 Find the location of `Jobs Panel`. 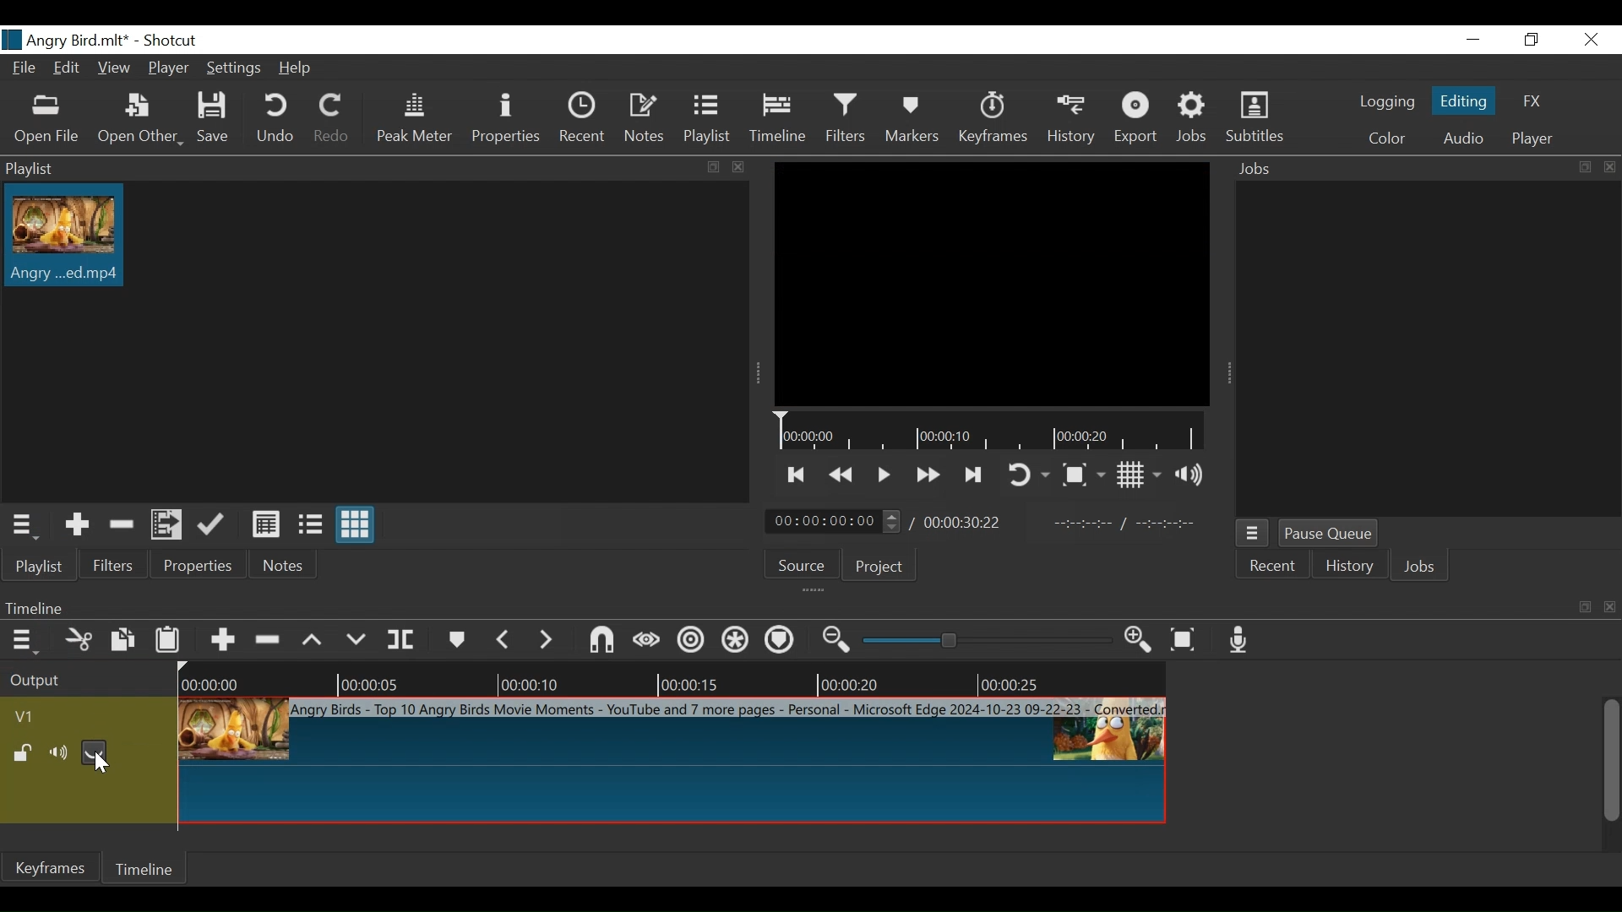

Jobs Panel is located at coordinates (1427, 347).